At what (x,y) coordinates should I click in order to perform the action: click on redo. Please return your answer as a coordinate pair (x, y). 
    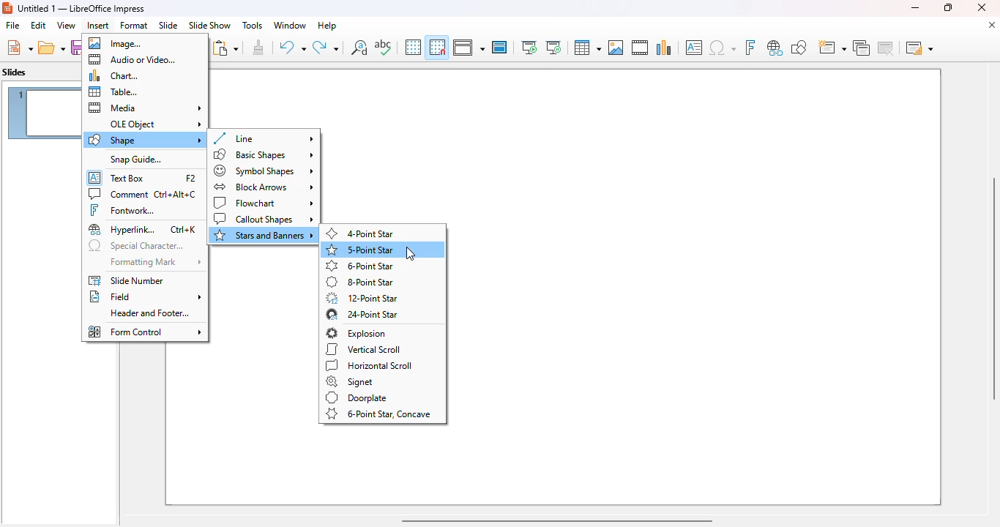
    Looking at the image, I should click on (326, 48).